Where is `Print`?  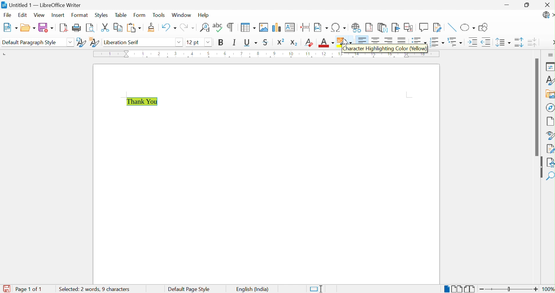 Print is located at coordinates (76, 28).